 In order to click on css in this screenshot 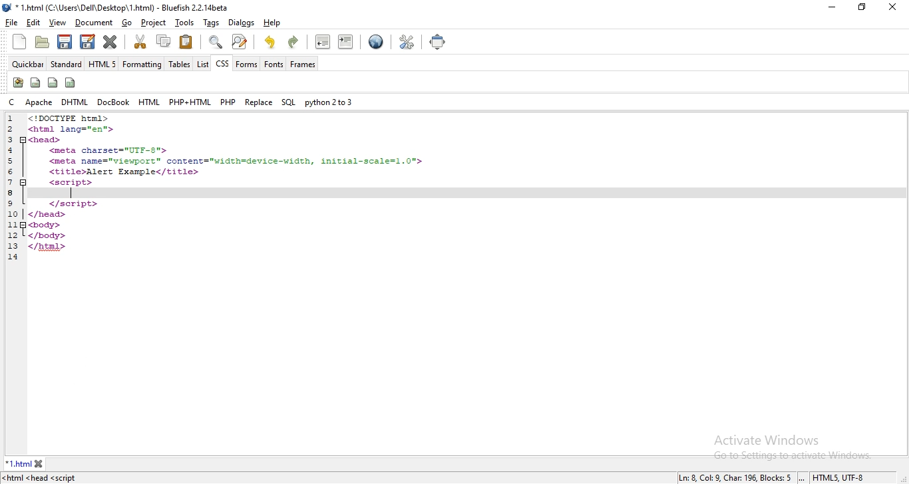, I will do `click(222, 64)`.